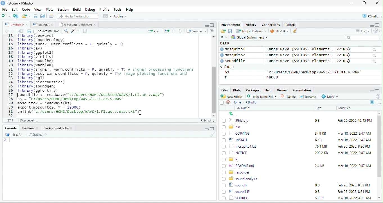 The width and height of the screenshot is (383, 203). What do you see at coordinates (16, 16) in the screenshot?
I see `new project` at bounding box center [16, 16].